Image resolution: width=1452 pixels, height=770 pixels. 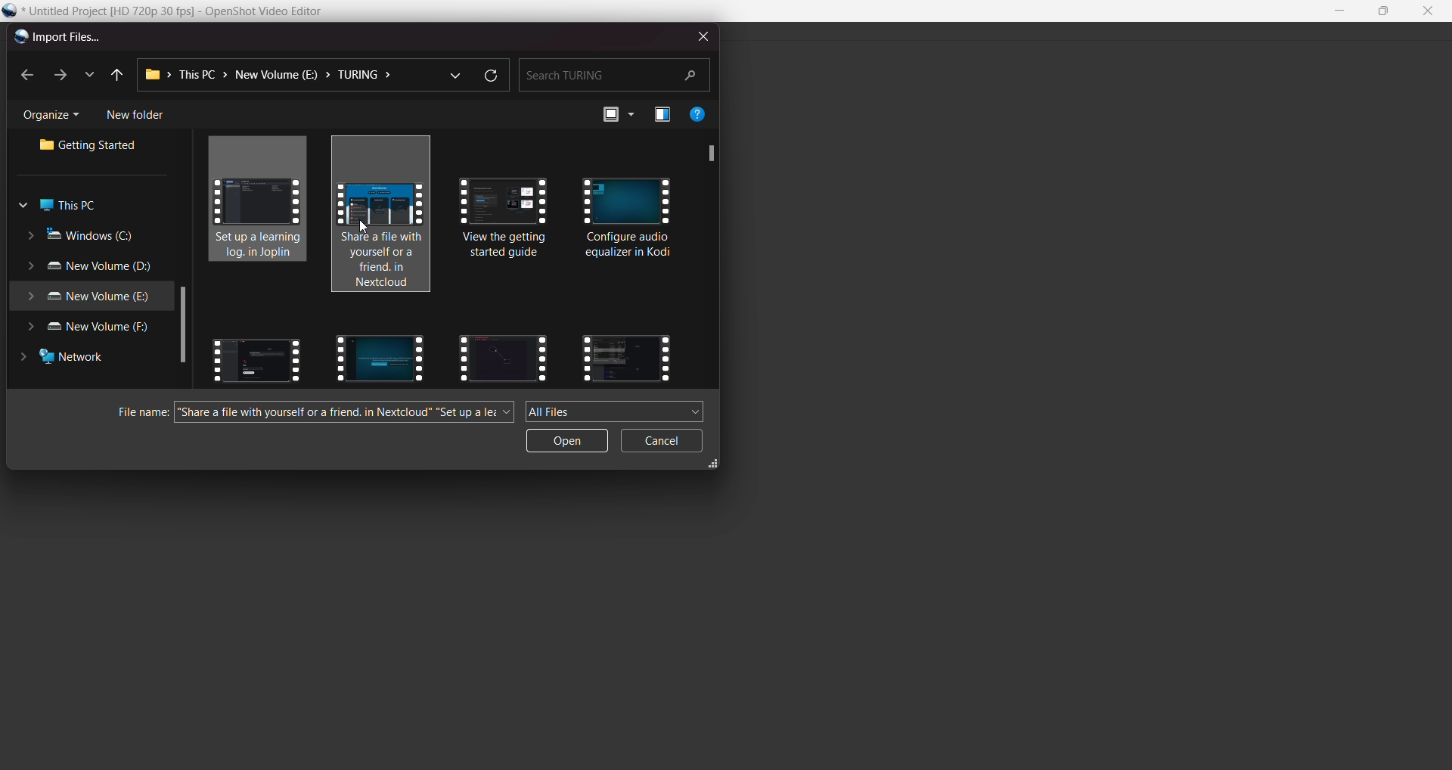 What do you see at coordinates (698, 113) in the screenshot?
I see `help` at bounding box center [698, 113].